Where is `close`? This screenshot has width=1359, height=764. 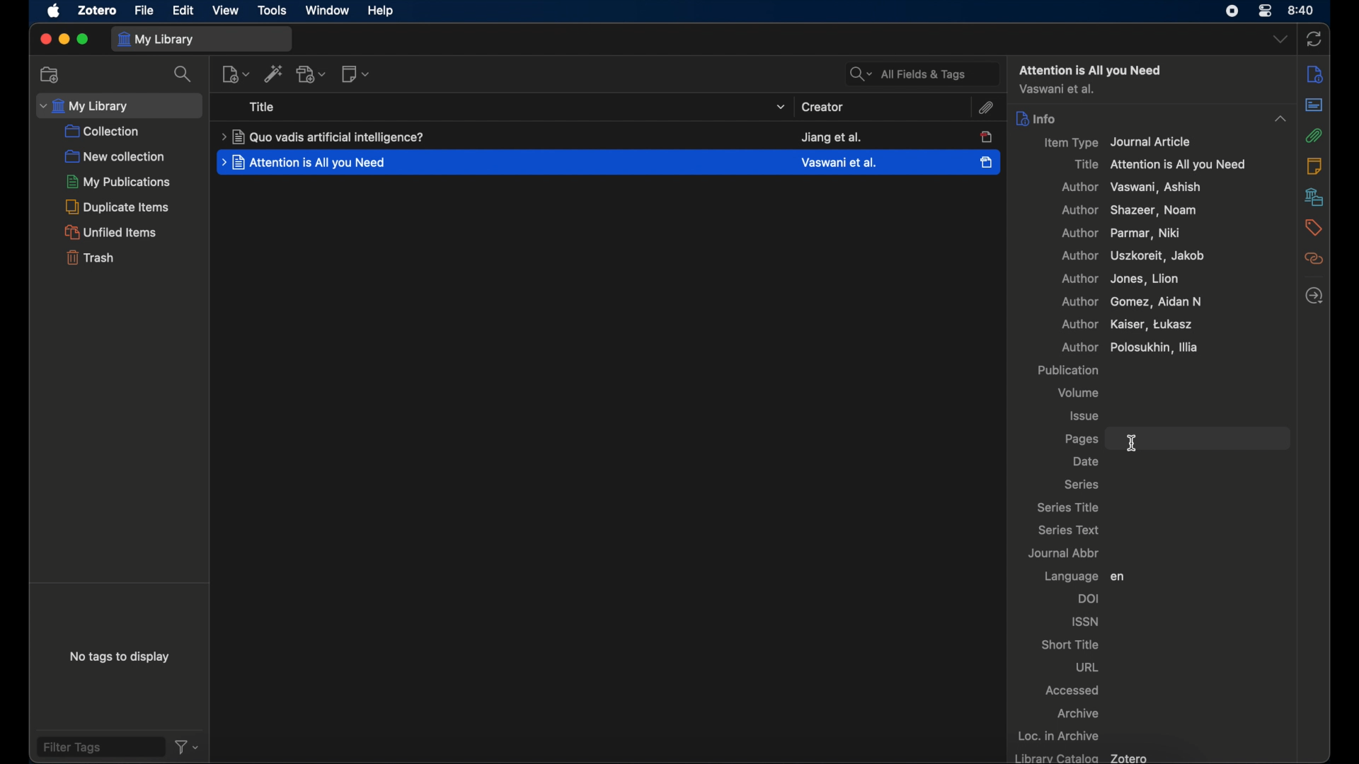
close is located at coordinates (43, 40).